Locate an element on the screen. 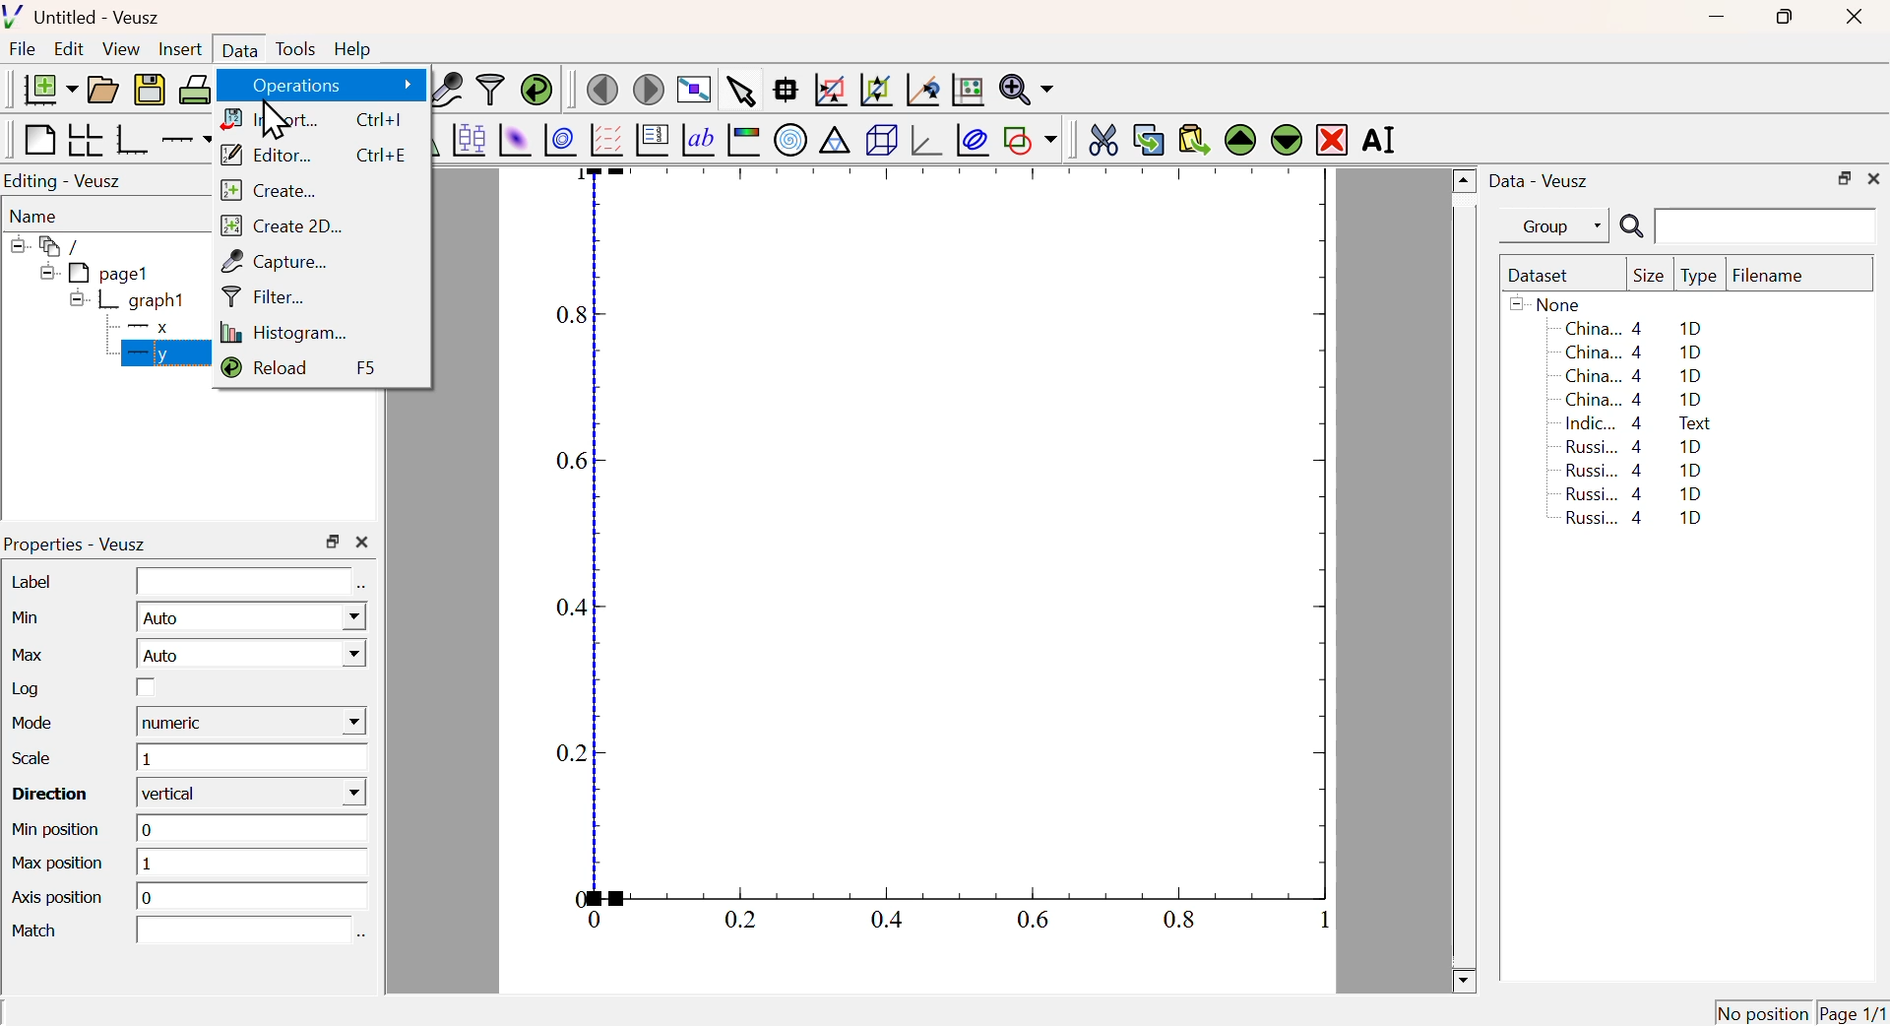  Close is located at coordinates (1874, 176).